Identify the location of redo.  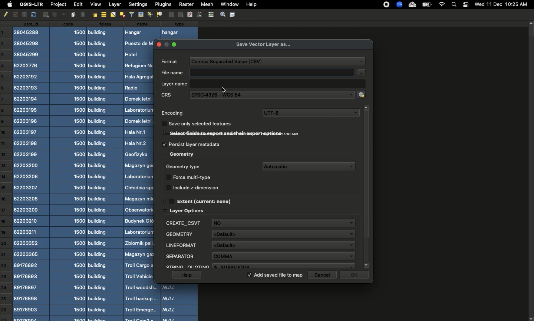
(33, 14).